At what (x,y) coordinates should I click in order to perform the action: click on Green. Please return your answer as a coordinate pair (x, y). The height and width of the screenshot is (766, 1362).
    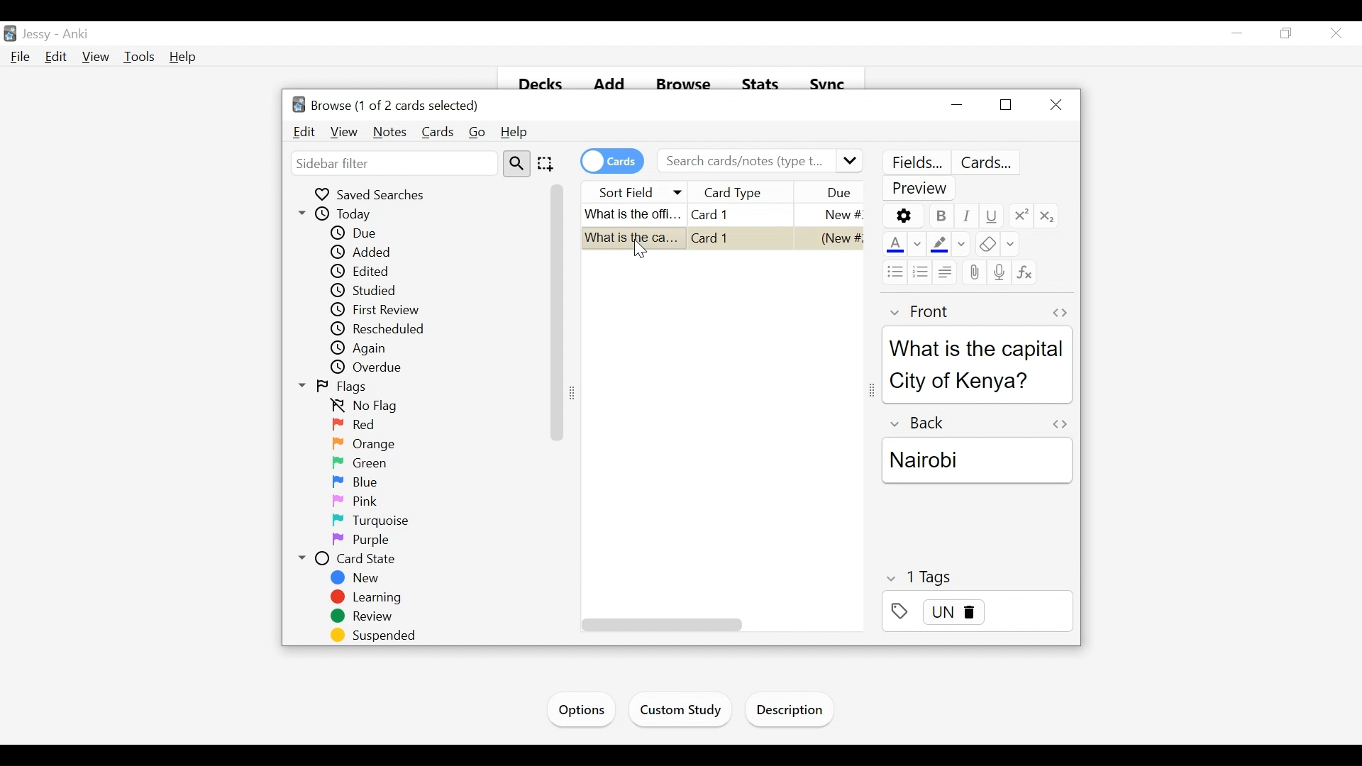
    Looking at the image, I should click on (358, 462).